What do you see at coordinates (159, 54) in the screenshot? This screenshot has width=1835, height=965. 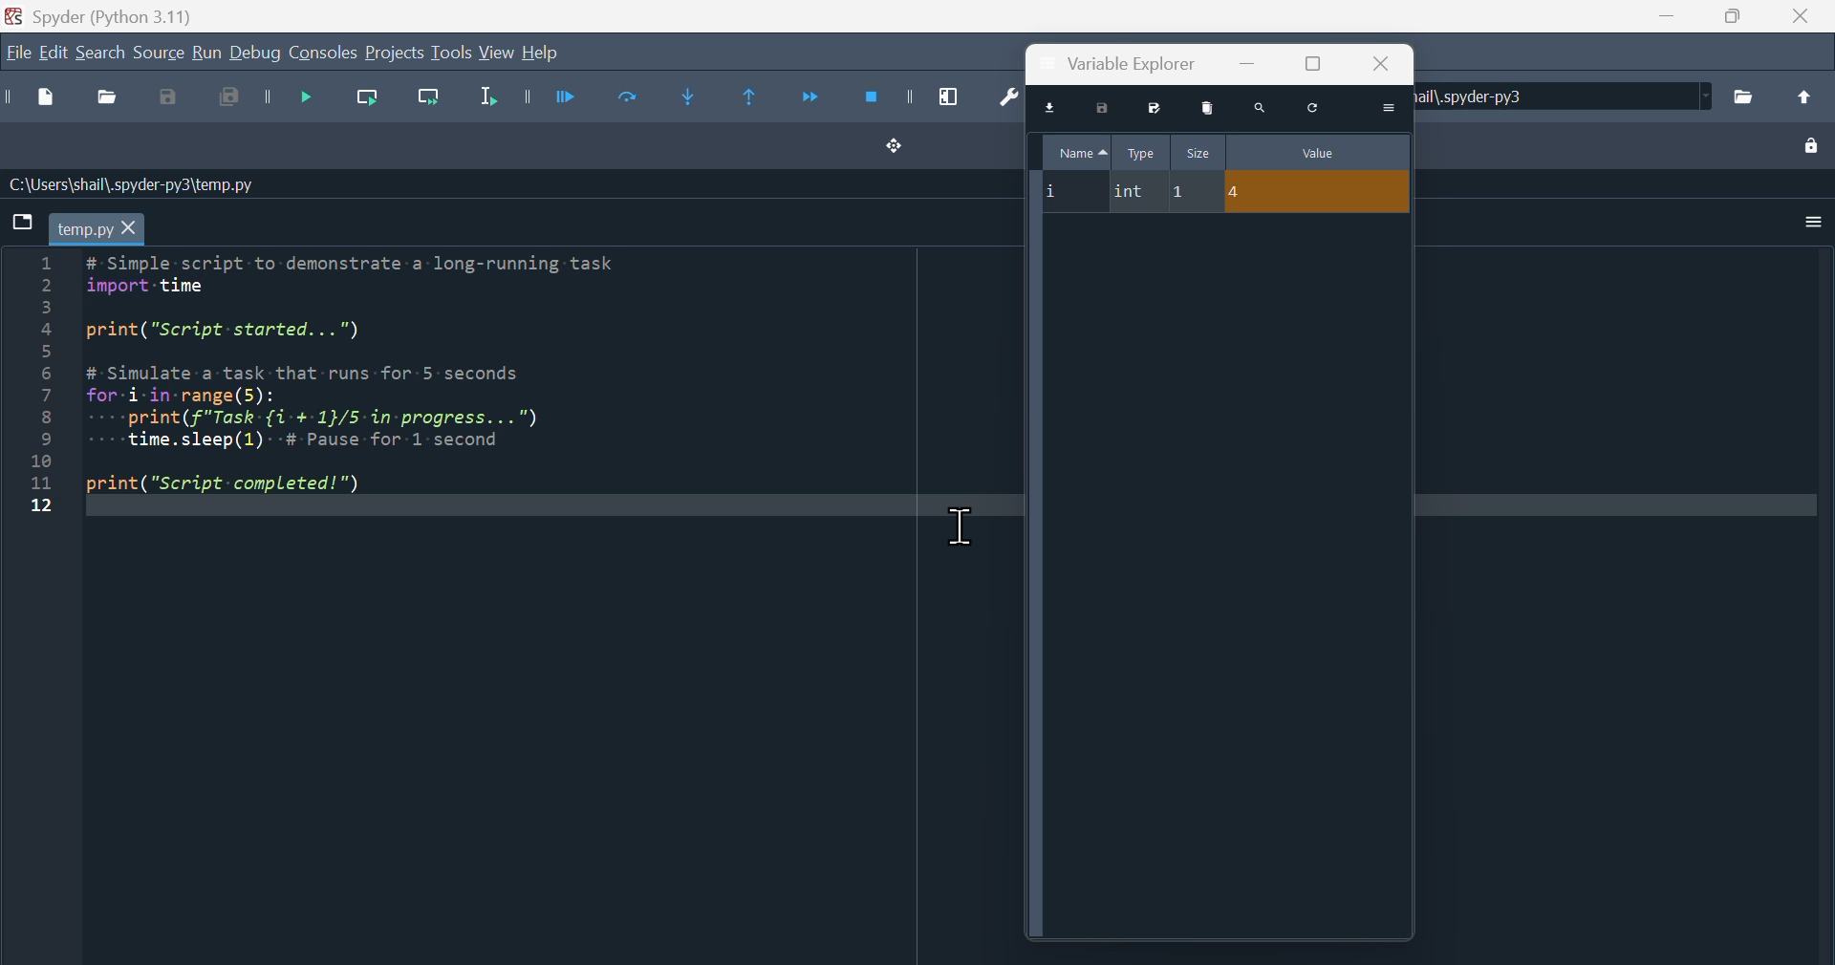 I see `source` at bounding box center [159, 54].